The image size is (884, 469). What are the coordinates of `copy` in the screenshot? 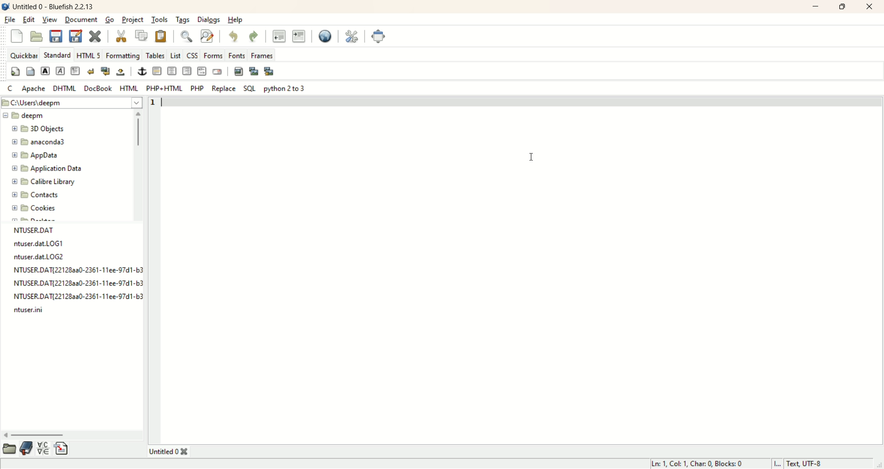 It's located at (142, 36).